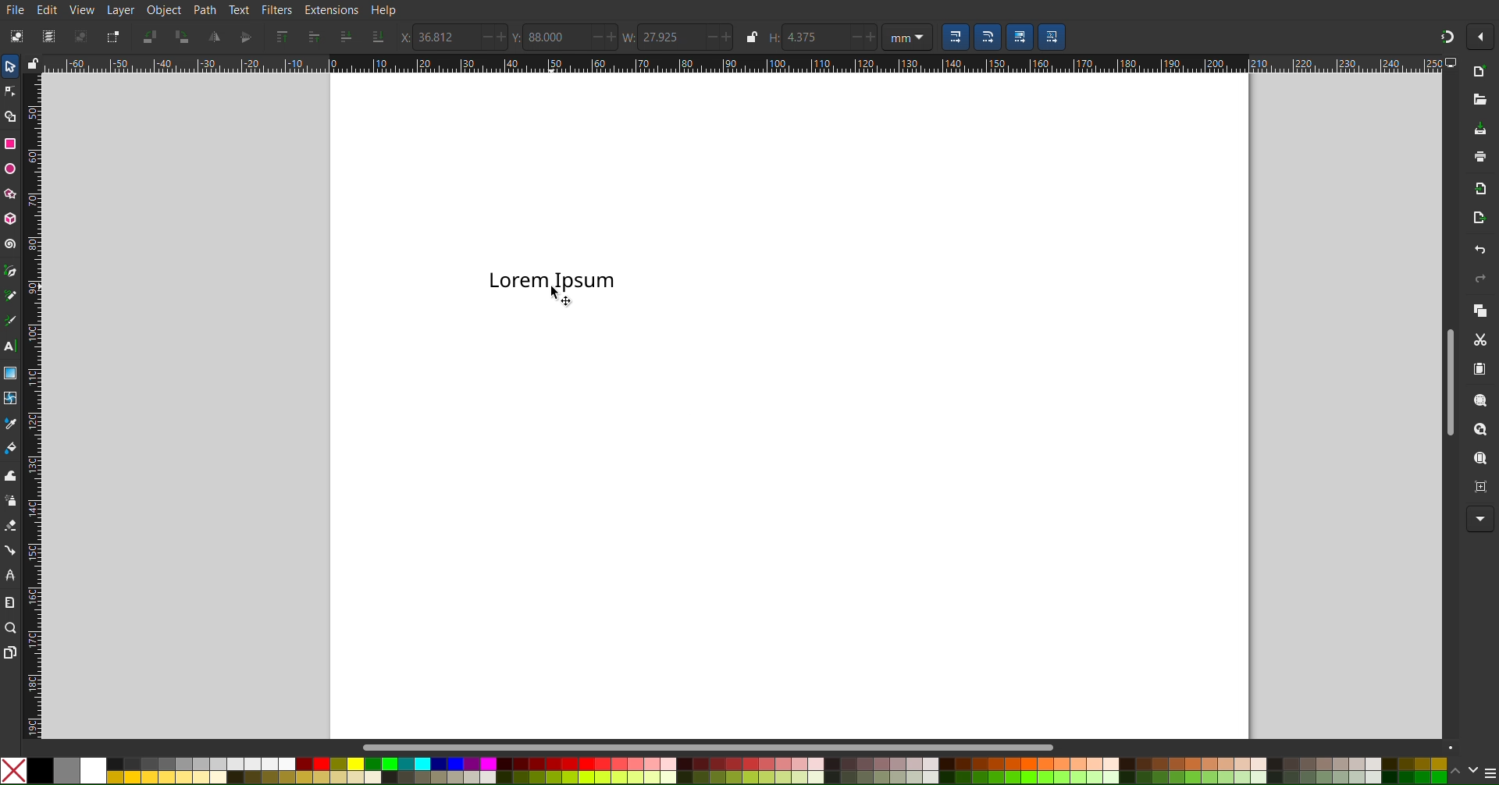 This screenshot has height=785, width=1499. What do you see at coordinates (1020, 37) in the screenshot?
I see `Scaling Objects settings` at bounding box center [1020, 37].